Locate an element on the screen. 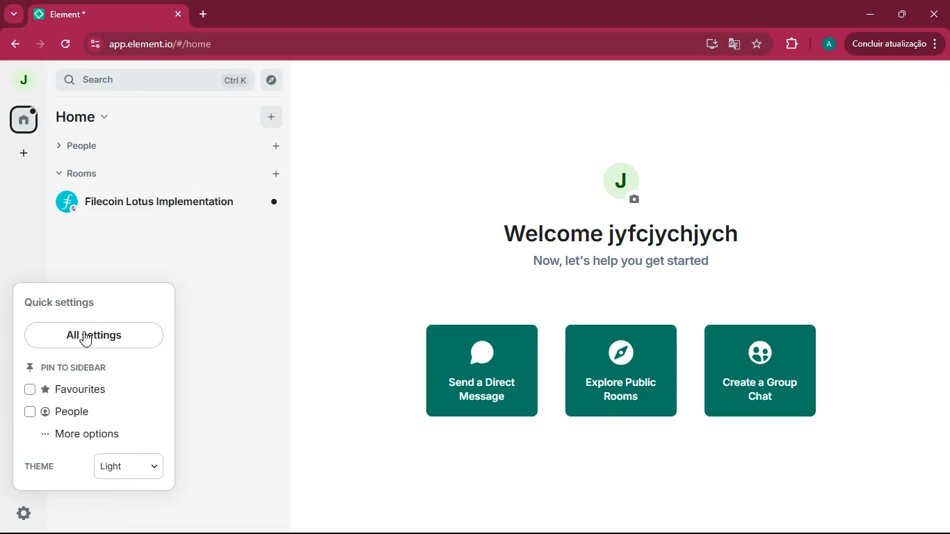 This screenshot has width=950, height=534. add is located at coordinates (20, 153).